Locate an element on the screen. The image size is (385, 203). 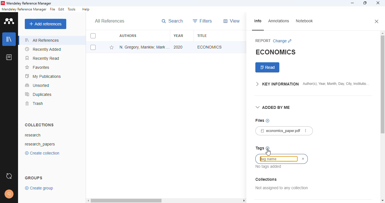
select is located at coordinates (93, 36).